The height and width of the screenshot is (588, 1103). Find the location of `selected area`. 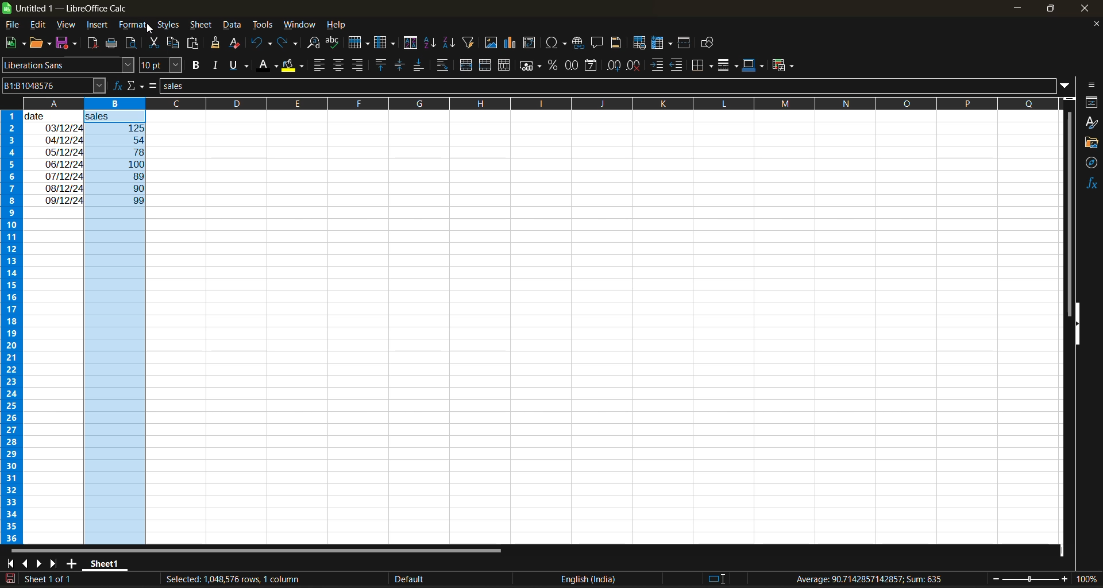

selected area is located at coordinates (232, 579).